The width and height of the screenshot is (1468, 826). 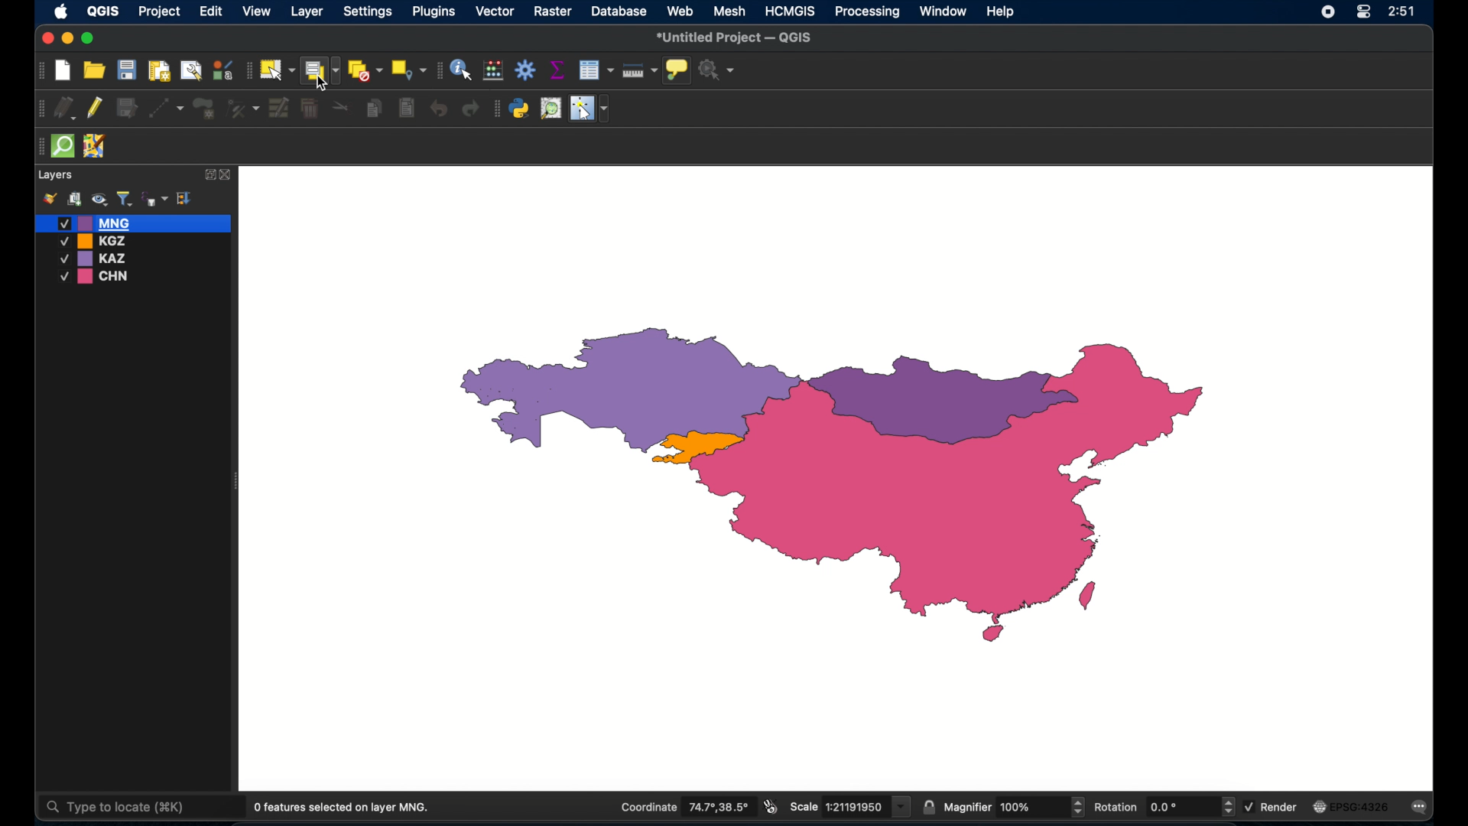 I want to click on redo, so click(x=473, y=109).